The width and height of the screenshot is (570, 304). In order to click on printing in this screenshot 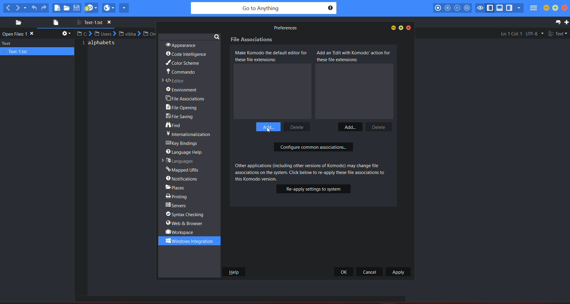, I will do `click(178, 196)`.